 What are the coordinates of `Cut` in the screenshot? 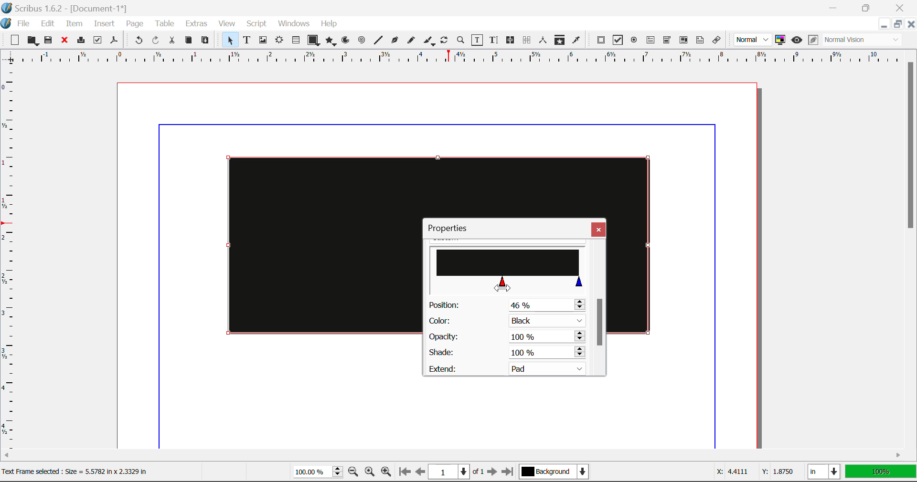 It's located at (171, 41).